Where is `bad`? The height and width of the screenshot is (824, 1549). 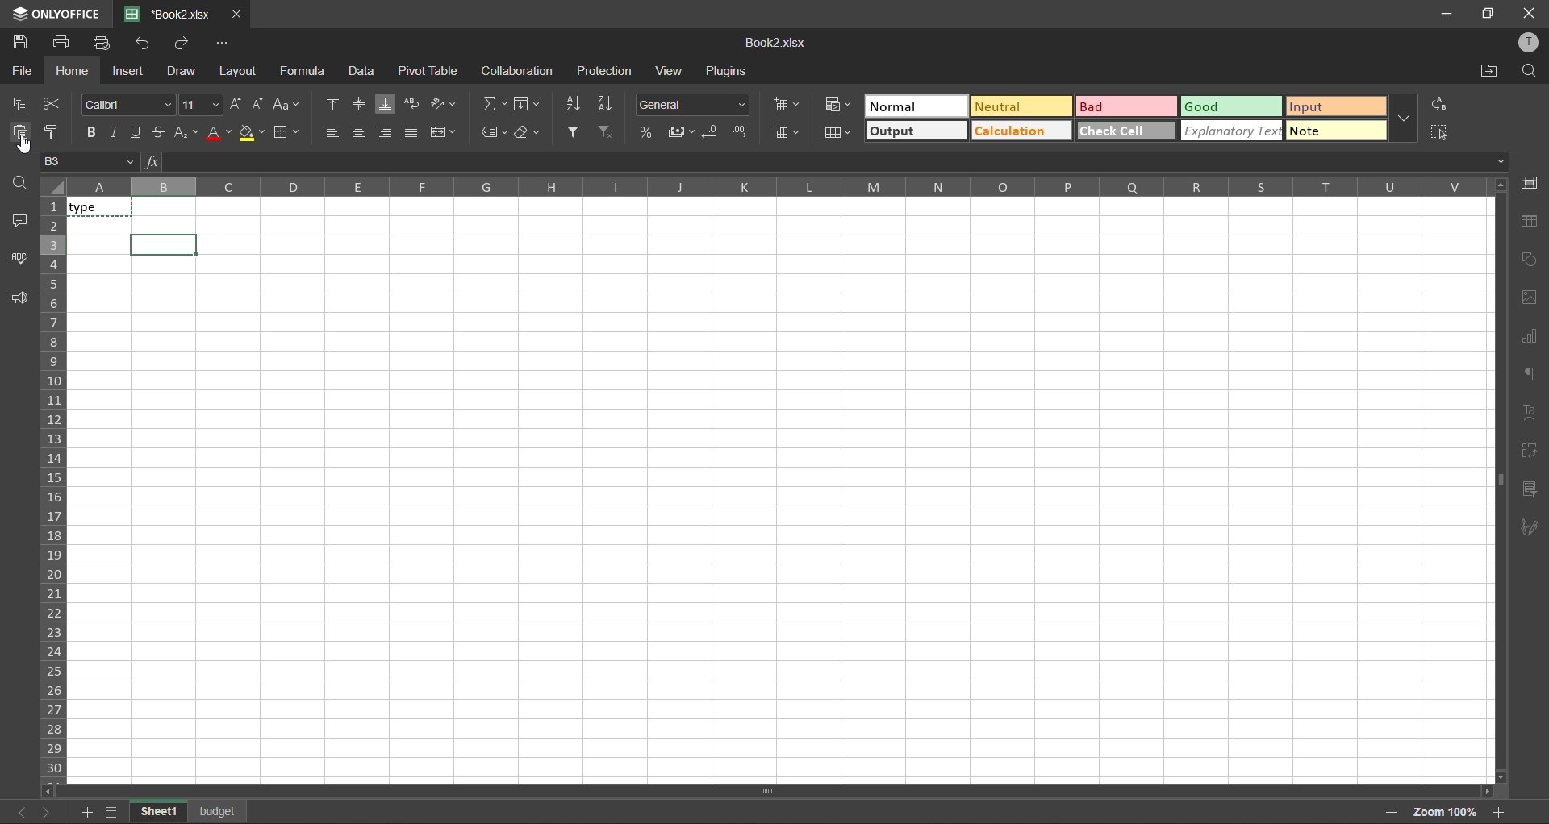
bad is located at coordinates (1126, 106).